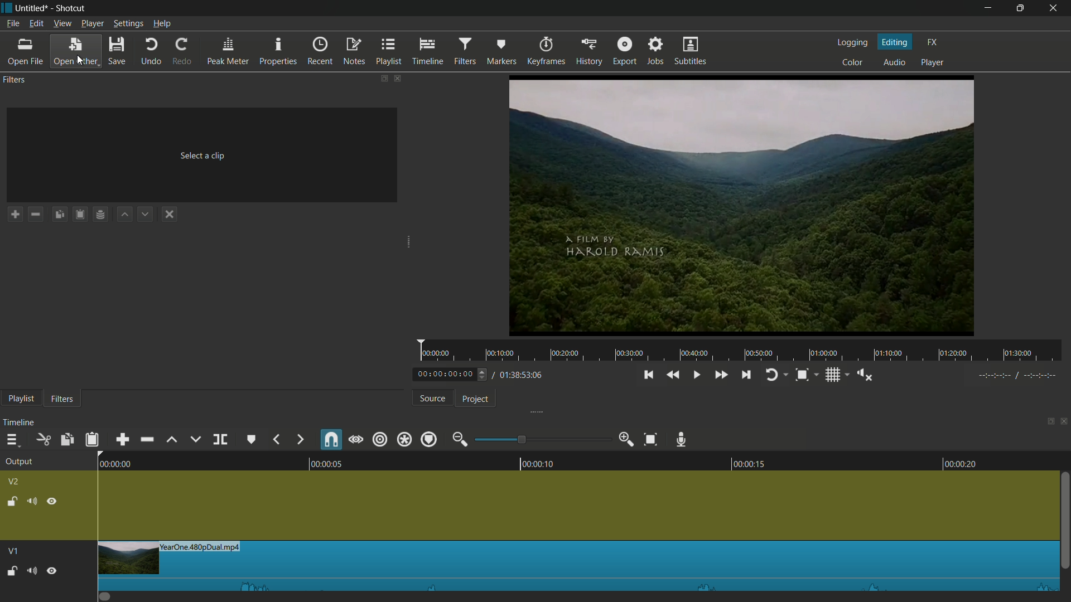 This screenshot has width=1071, height=602. What do you see at coordinates (802, 375) in the screenshot?
I see `toggle snap` at bounding box center [802, 375].